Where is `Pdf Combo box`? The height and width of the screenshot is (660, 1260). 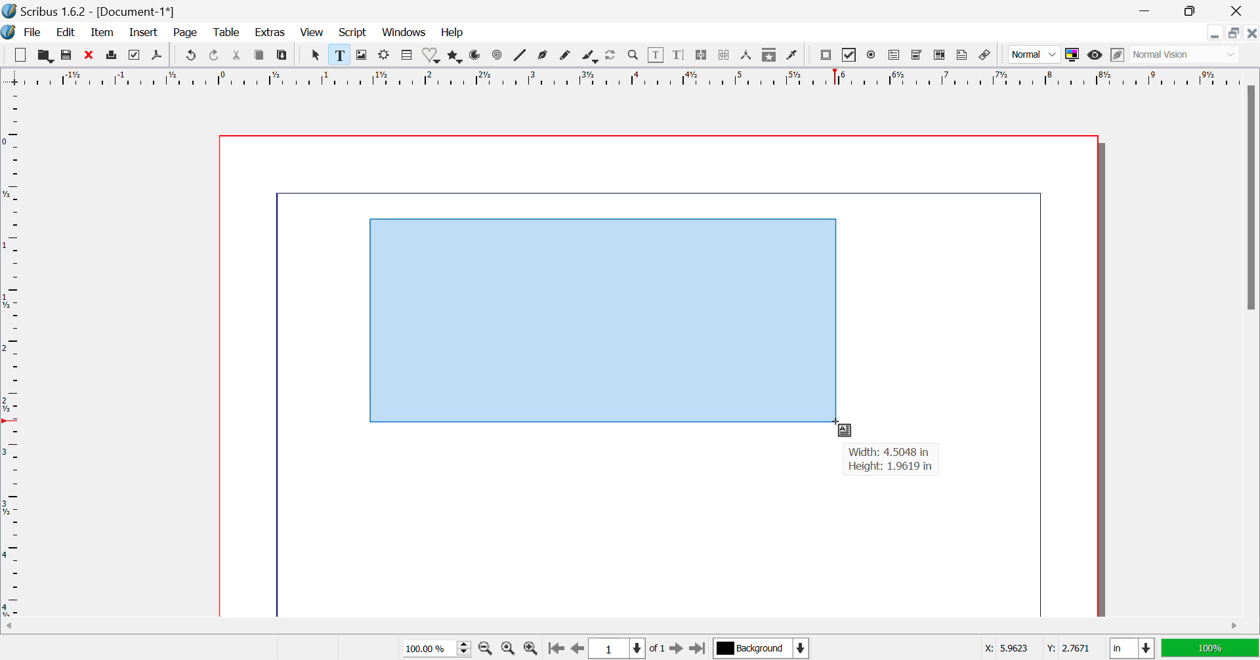
Pdf Combo box is located at coordinates (917, 56).